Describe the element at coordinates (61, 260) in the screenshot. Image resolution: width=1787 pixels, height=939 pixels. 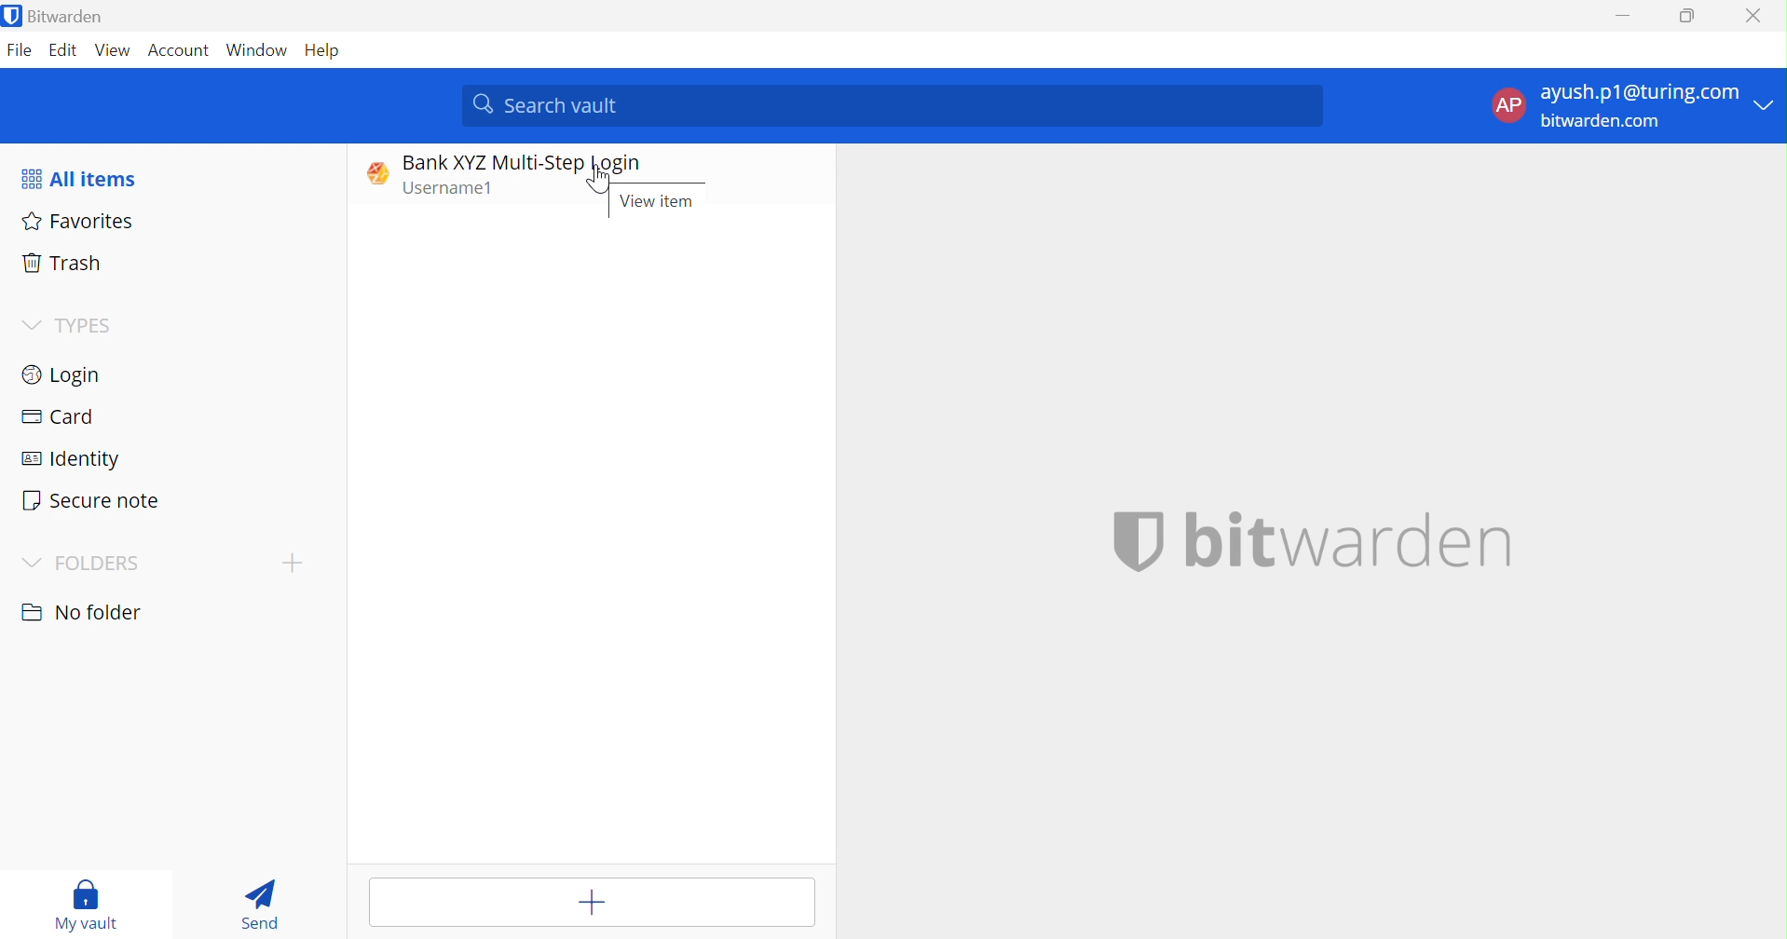
I see `Trash` at that location.